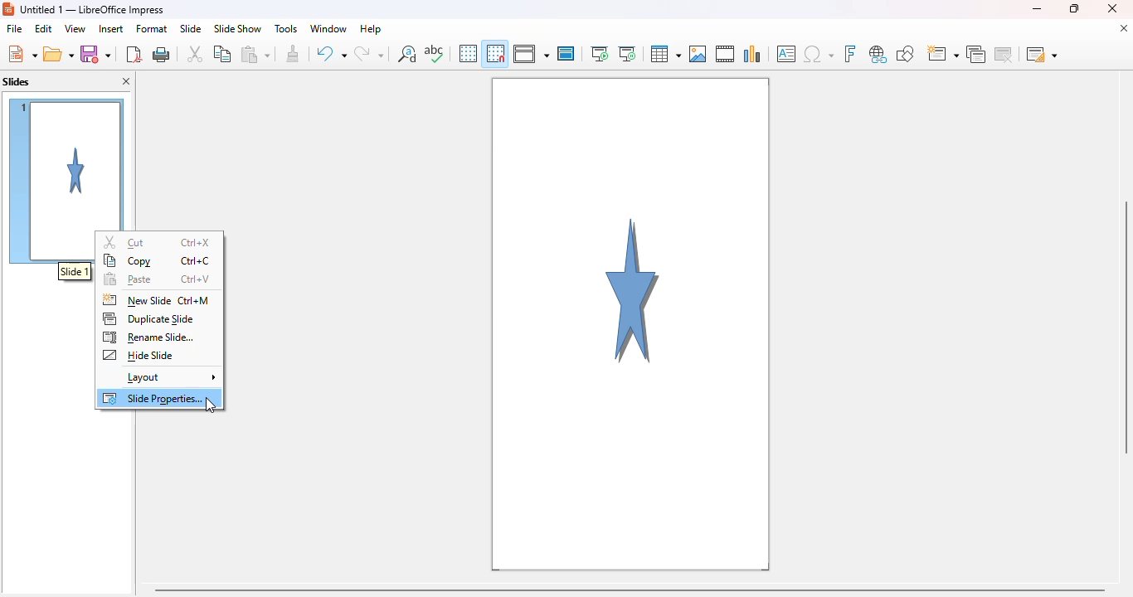 The width and height of the screenshot is (1133, 597). I want to click on cut, so click(124, 242).